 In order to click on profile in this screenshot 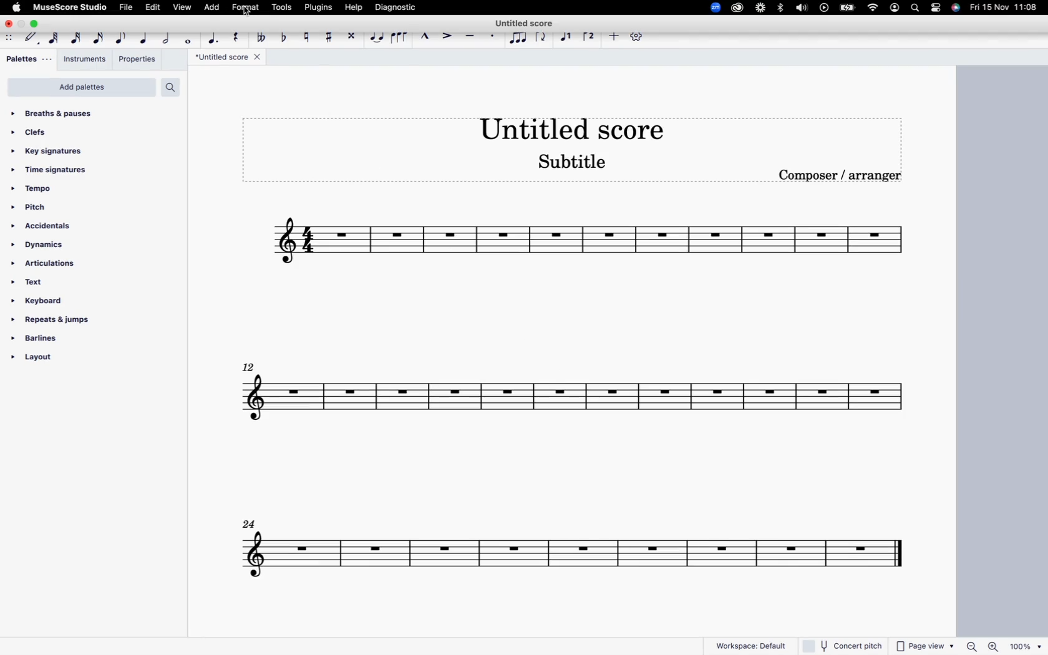, I will do `click(895, 12)`.